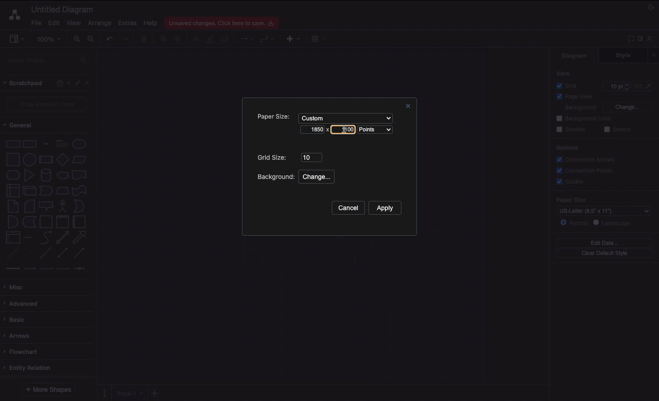 This screenshot has width=659, height=401. I want to click on Paper size, so click(270, 116).